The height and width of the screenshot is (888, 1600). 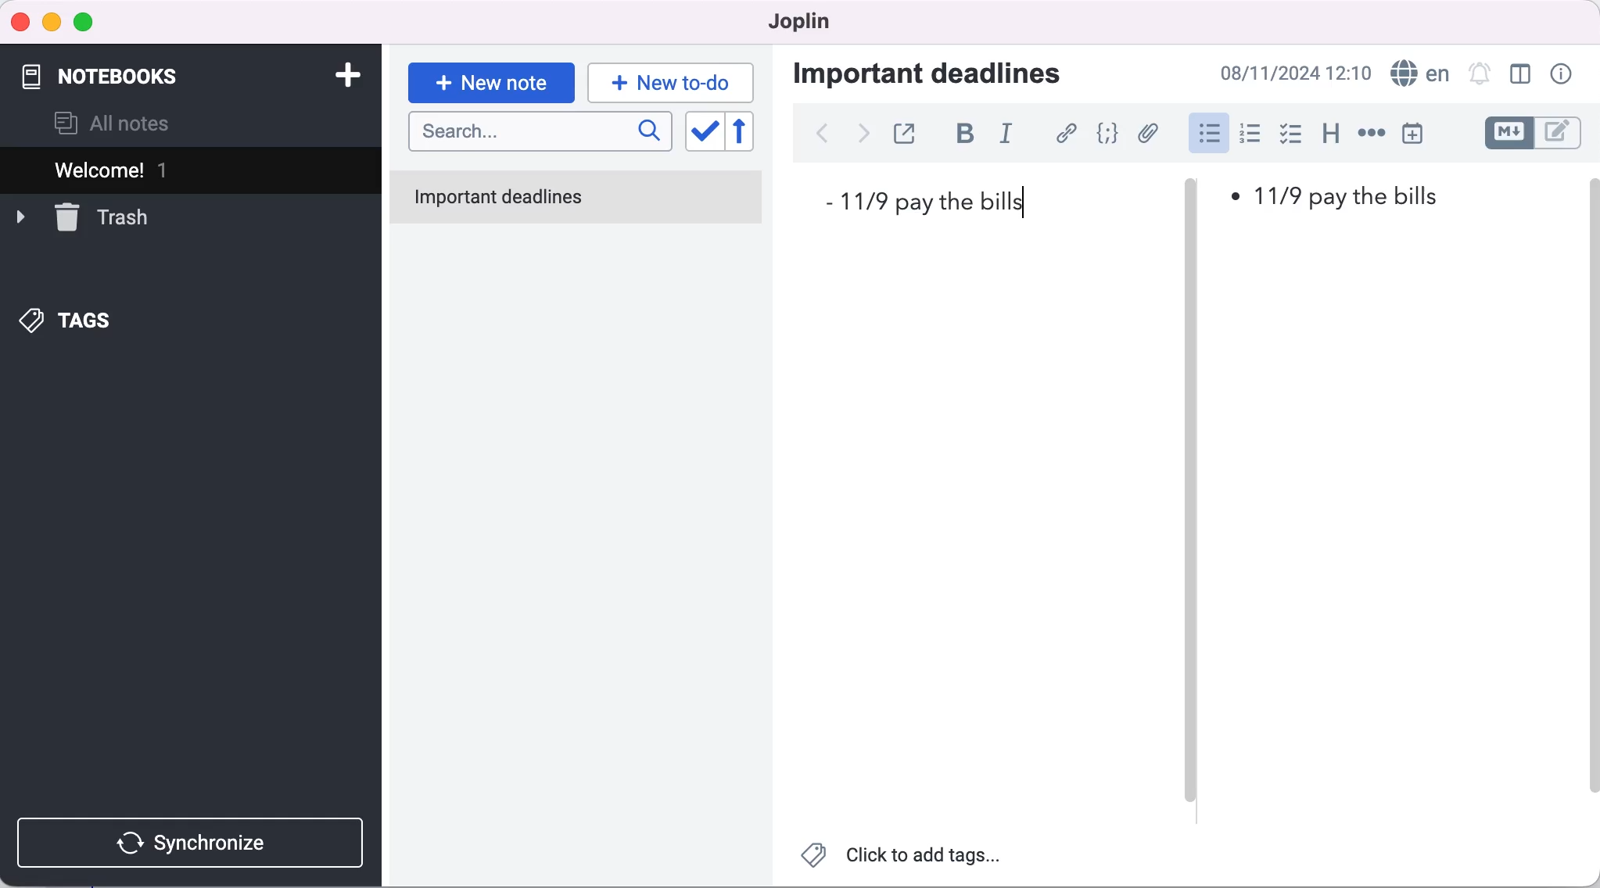 What do you see at coordinates (103, 217) in the screenshot?
I see `trash` at bounding box center [103, 217].